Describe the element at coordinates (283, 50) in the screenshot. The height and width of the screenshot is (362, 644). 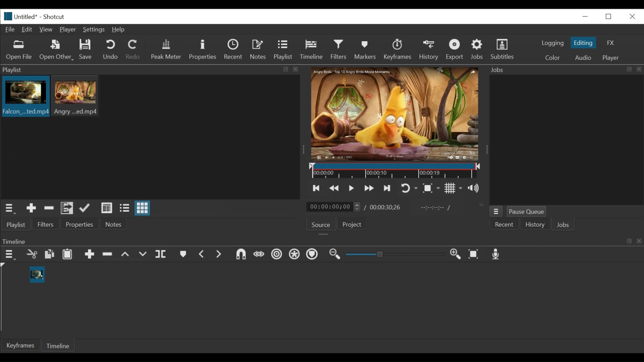
I see `Playlist` at that location.